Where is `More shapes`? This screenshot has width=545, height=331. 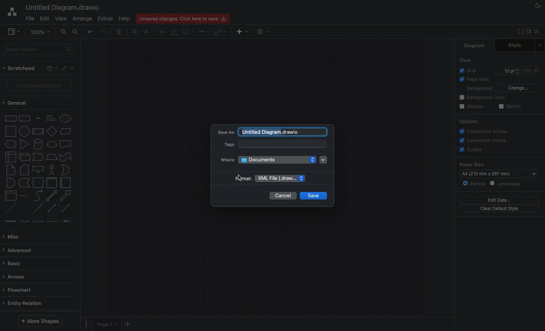 More shapes is located at coordinates (40, 321).